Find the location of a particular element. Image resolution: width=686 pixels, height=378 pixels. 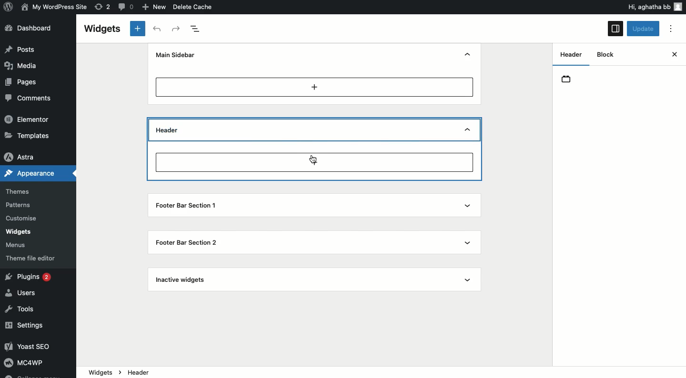

Yoast SEO is located at coordinates (32, 346).